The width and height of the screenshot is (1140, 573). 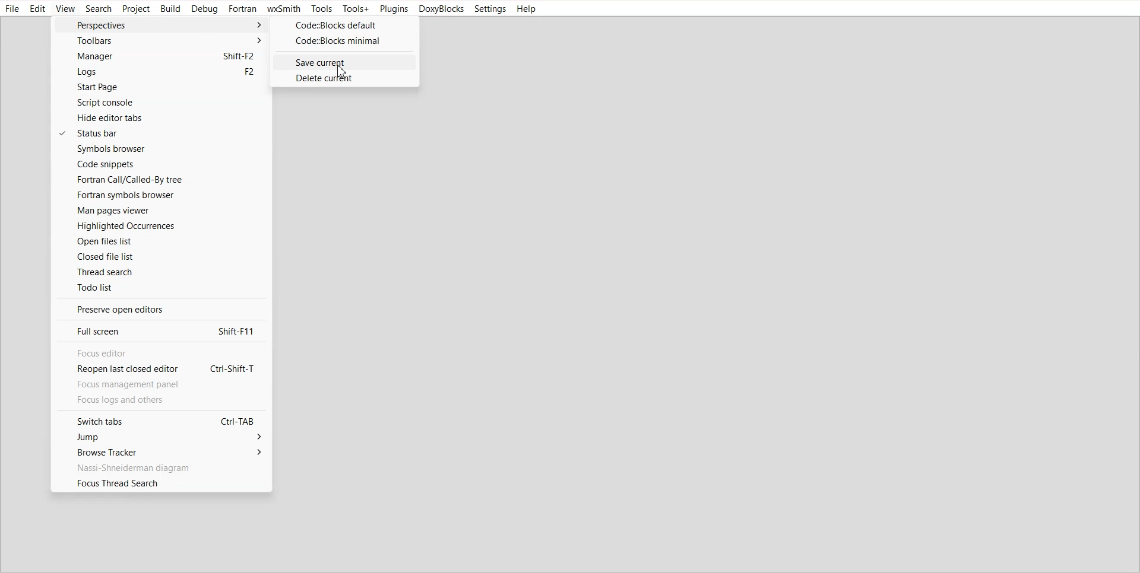 I want to click on Fortran call, so click(x=160, y=179).